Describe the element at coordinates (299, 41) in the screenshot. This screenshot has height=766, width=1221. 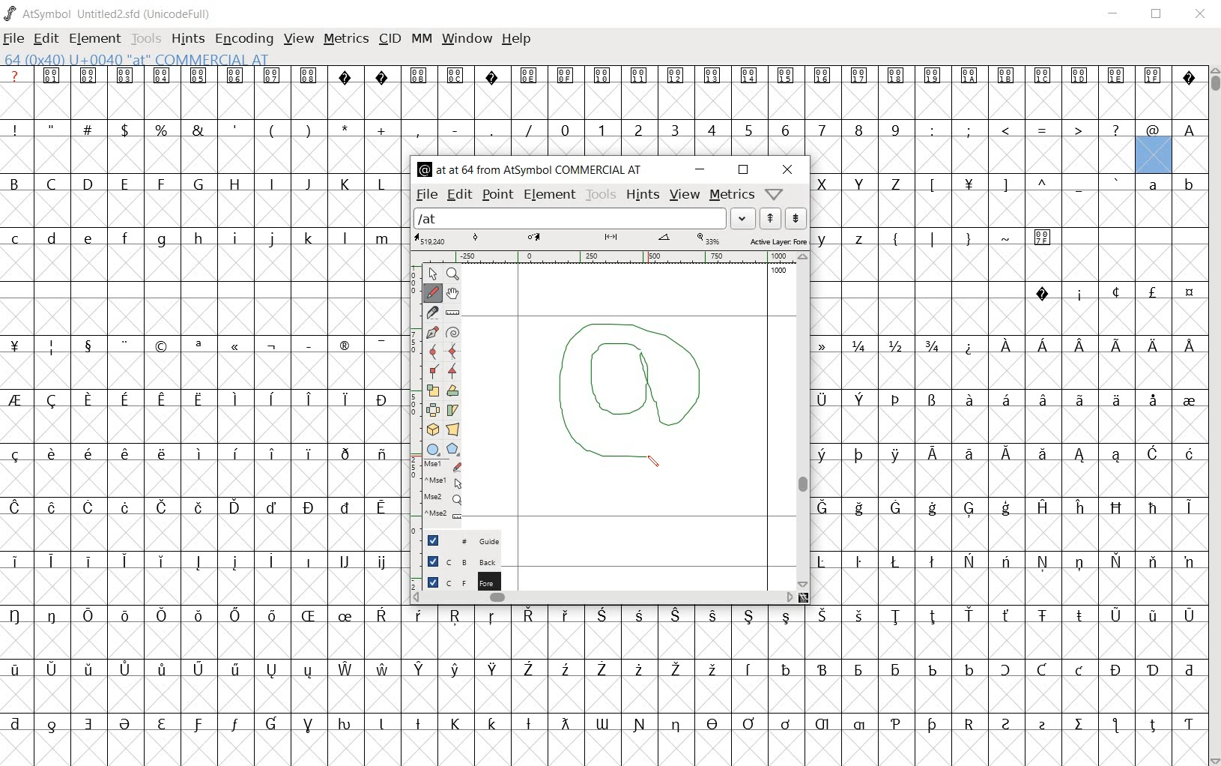
I see `VIEW` at that location.